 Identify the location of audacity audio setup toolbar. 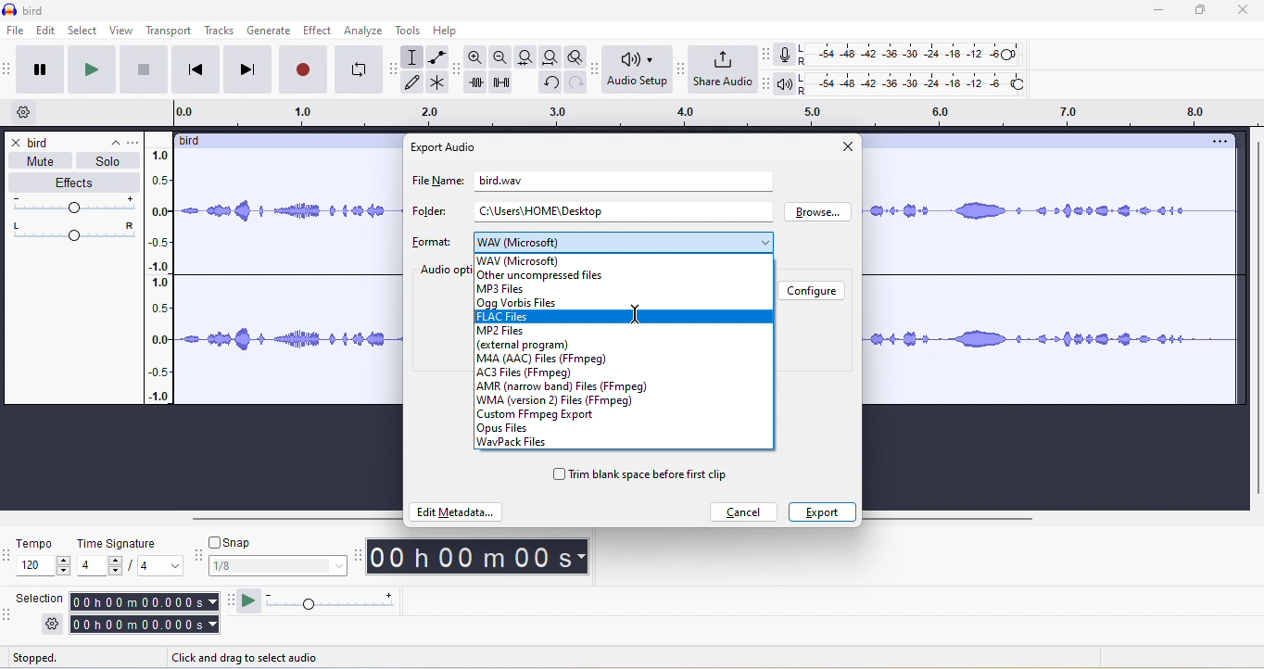
(593, 69).